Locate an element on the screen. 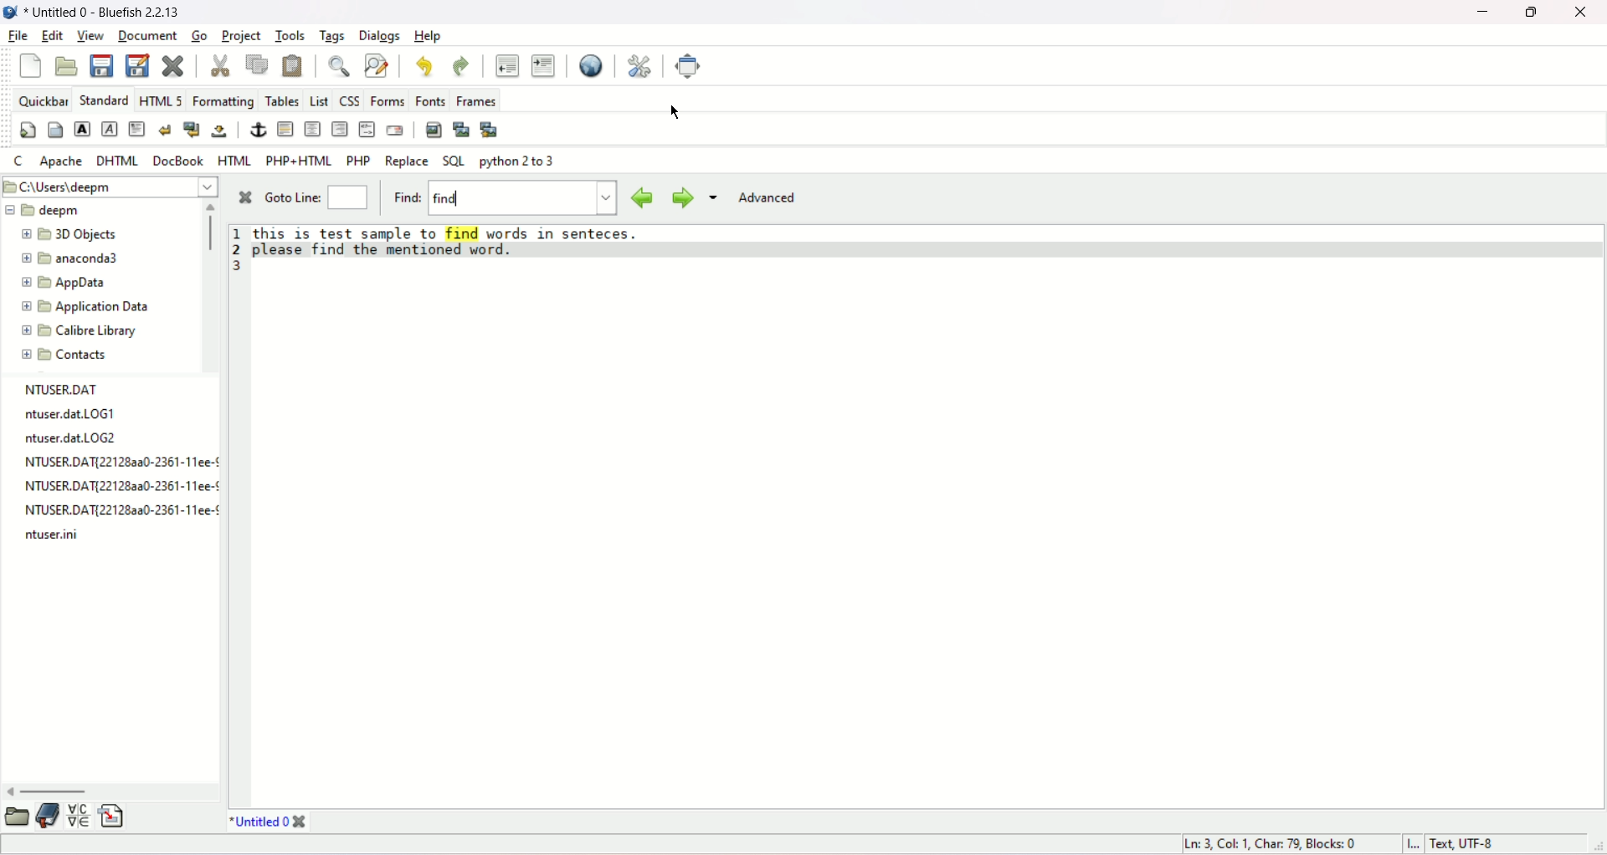 This screenshot has width=1607, height=855. close current file is located at coordinates (172, 64).